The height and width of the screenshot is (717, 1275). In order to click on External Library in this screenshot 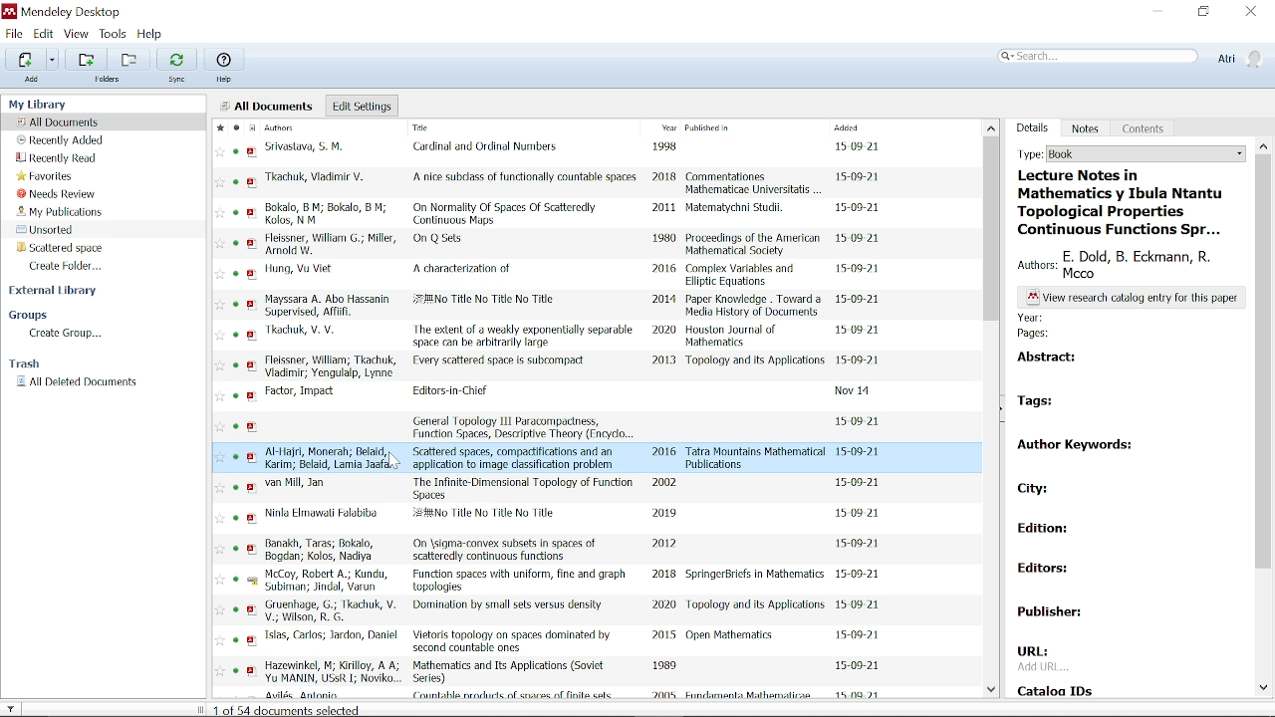, I will do `click(56, 292)`.